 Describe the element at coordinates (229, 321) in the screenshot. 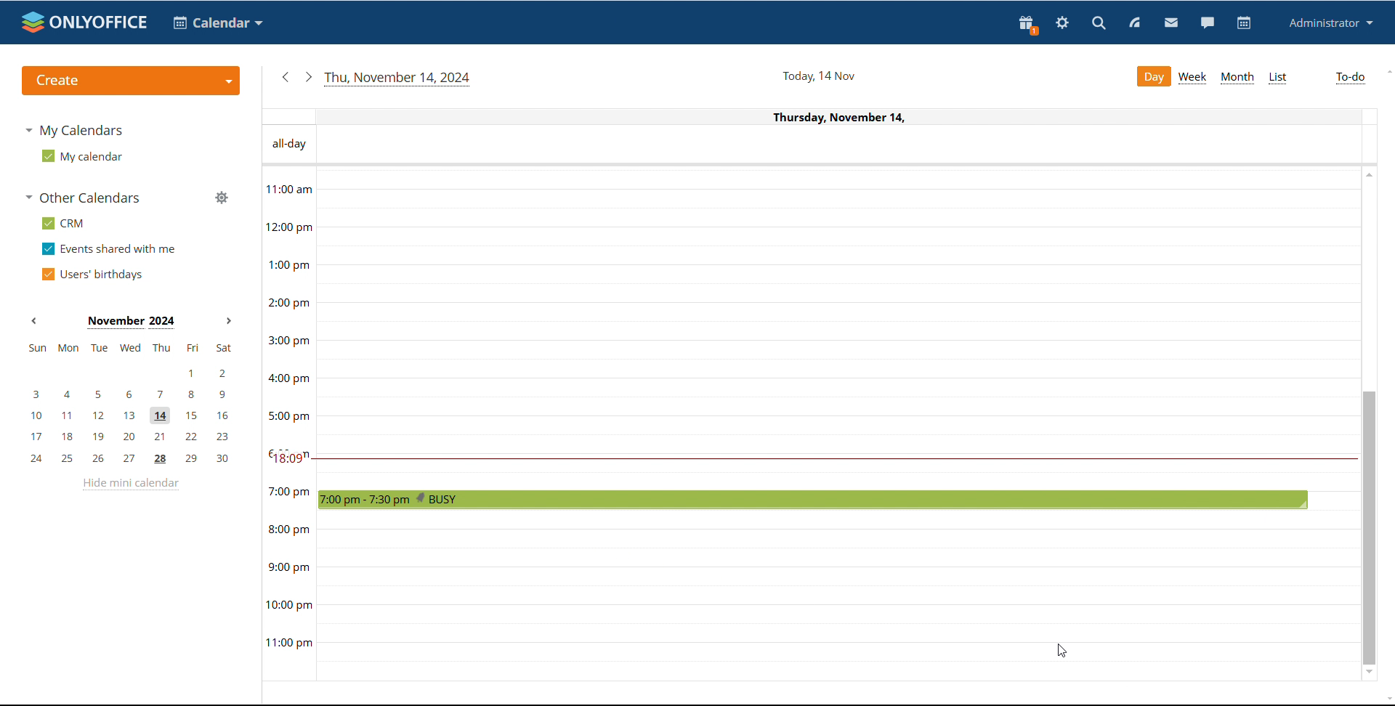

I see `next month` at that location.